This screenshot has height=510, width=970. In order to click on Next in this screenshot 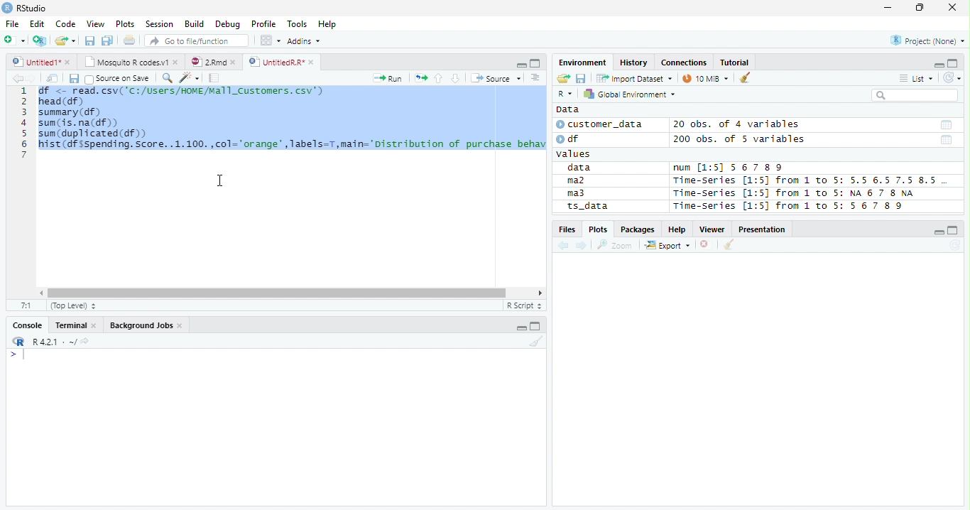, I will do `click(582, 246)`.